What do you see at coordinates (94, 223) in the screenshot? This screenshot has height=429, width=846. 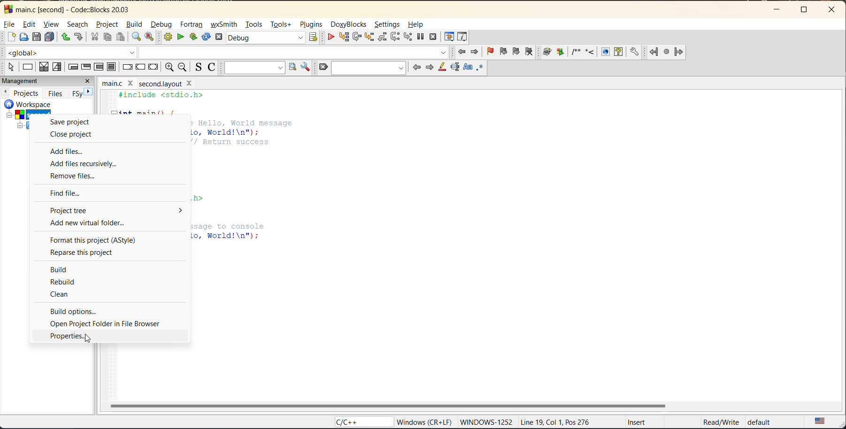 I see `add new virtual folder` at bounding box center [94, 223].